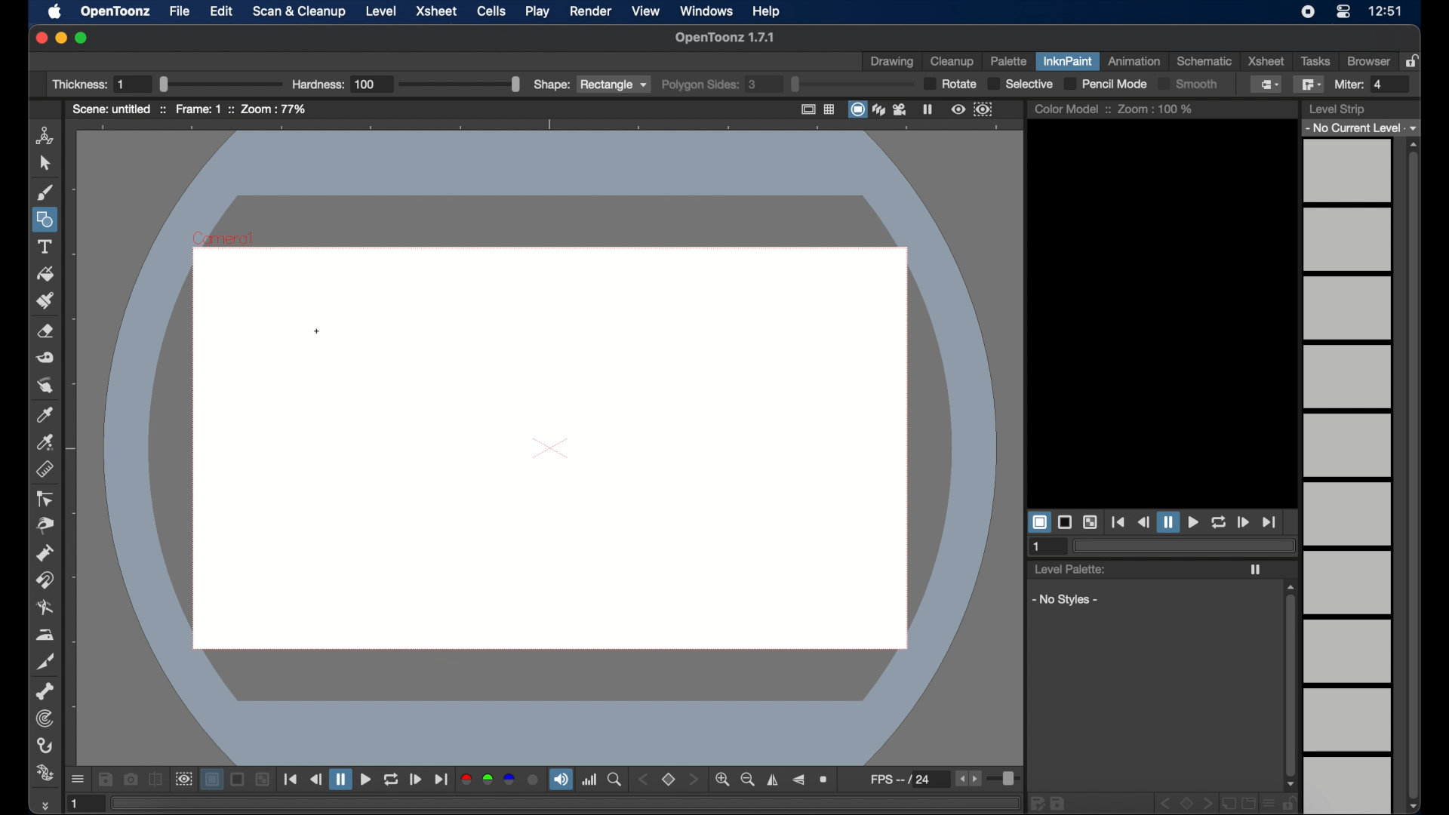 This screenshot has height=815, width=1449. Describe the element at coordinates (262, 780) in the screenshot. I see `checkered background` at that location.